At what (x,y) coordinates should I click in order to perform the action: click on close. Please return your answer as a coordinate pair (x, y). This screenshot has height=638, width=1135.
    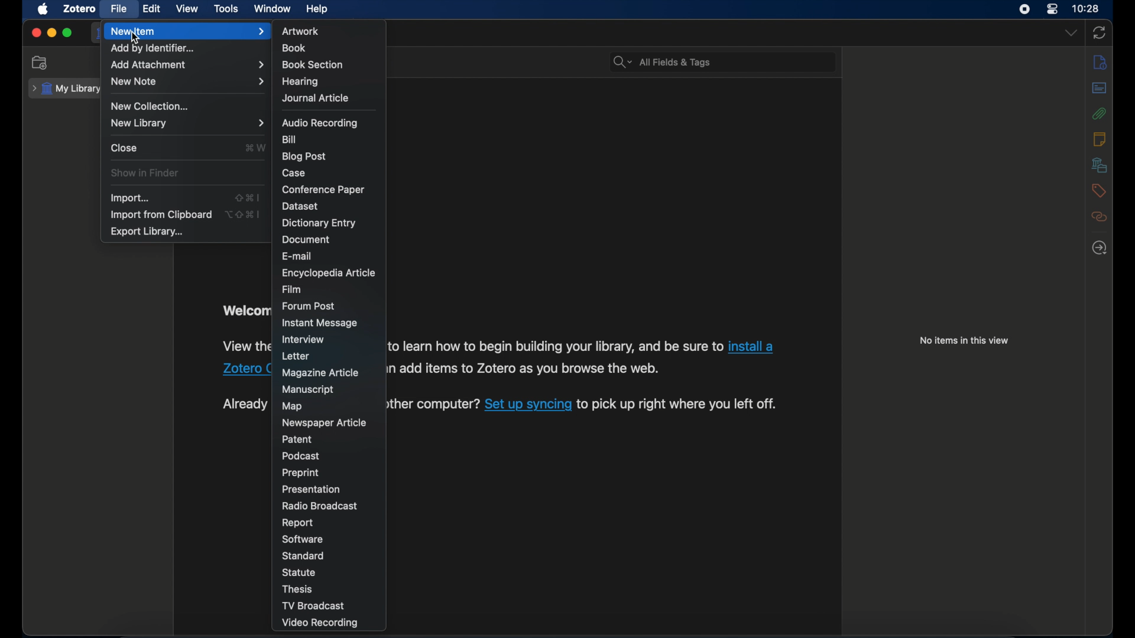
    Looking at the image, I should click on (125, 148).